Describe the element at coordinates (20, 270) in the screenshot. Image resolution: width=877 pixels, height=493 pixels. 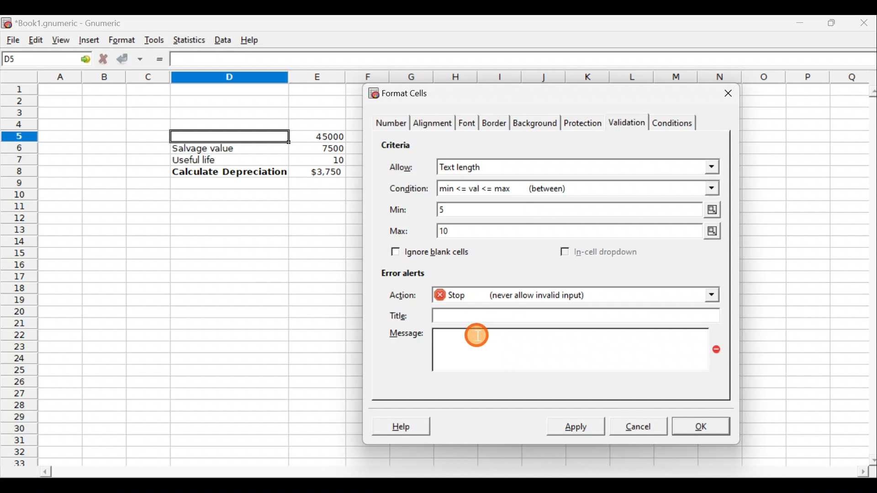
I see `Rows` at that location.